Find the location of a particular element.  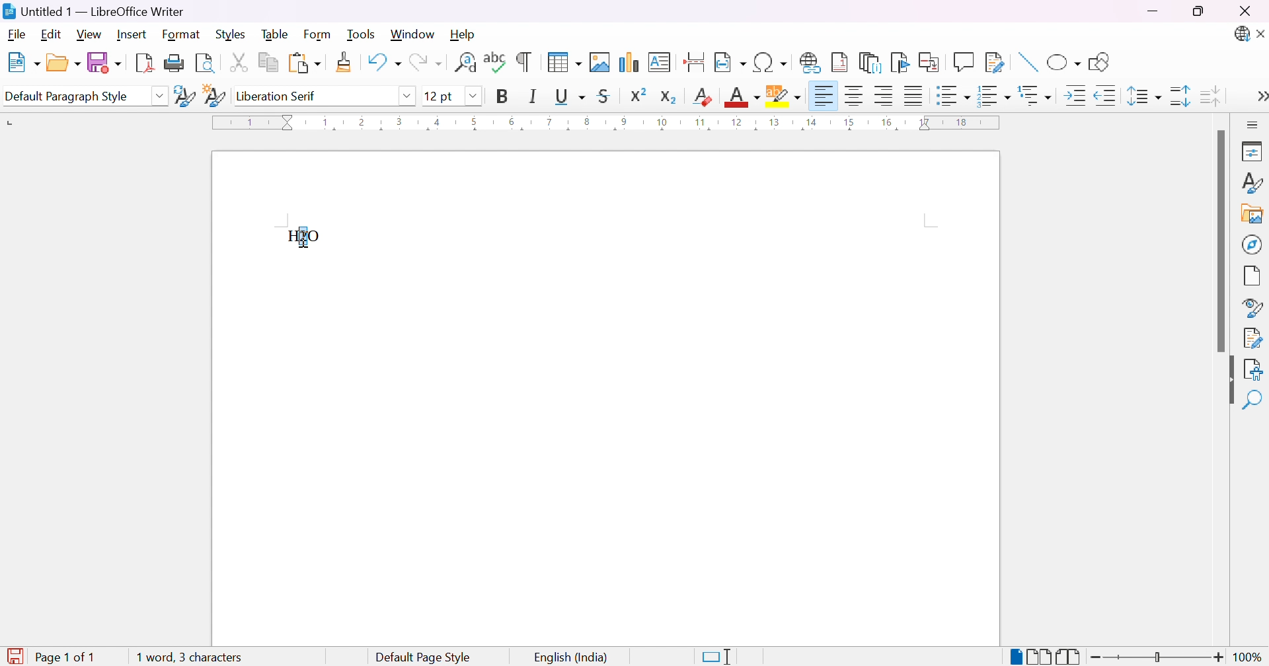

Form is located at coordinates (321, 35).